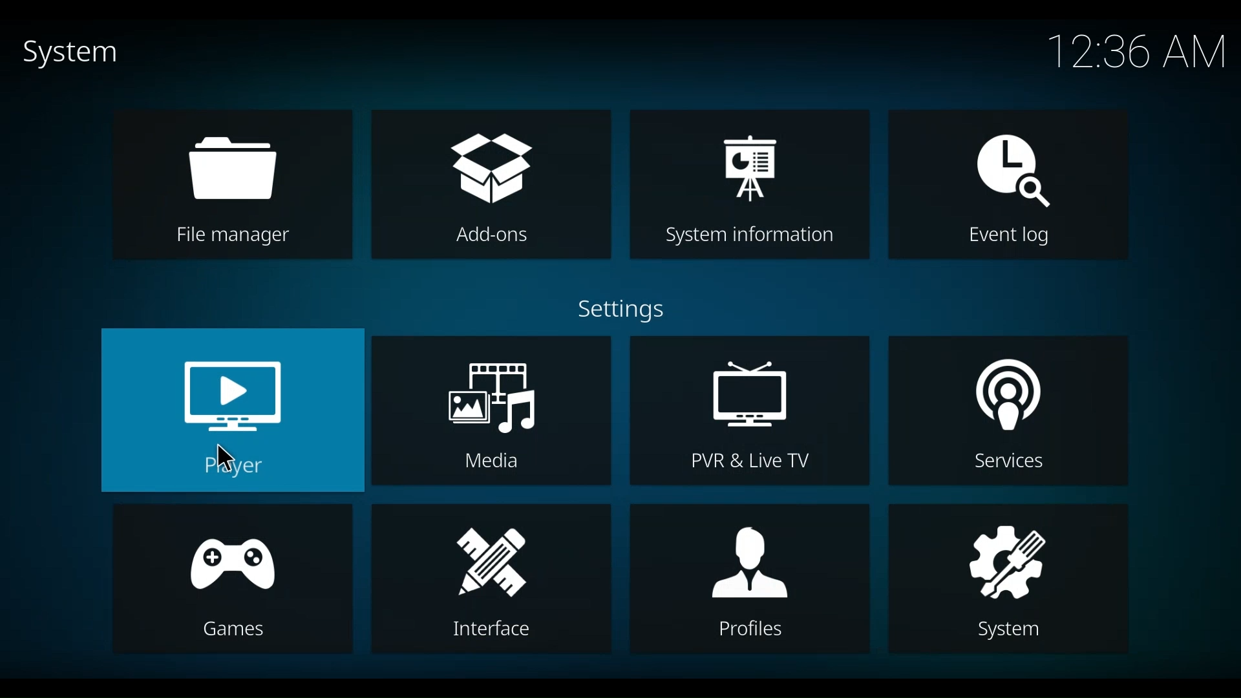 The width and height of the screenshot is (1241, 698). What do you see at coordinates (494, 408) in the screenshot?
I see `Media ` at bounding box center [494, 408].